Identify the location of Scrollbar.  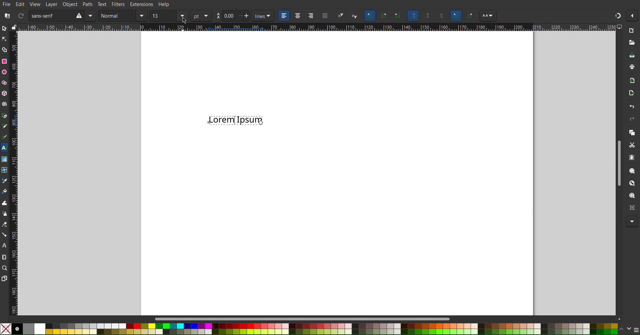
(388, 318).